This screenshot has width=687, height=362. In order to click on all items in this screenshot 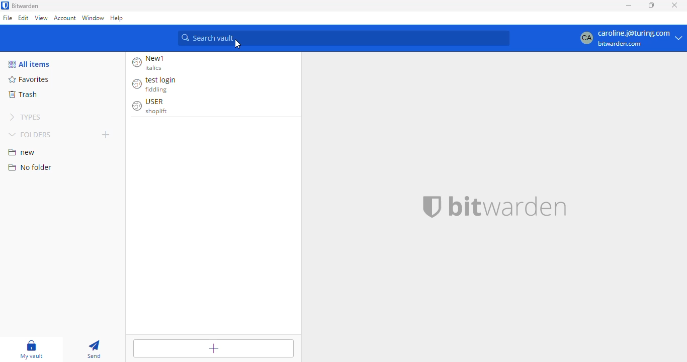, I will do `click(29, 64)`.